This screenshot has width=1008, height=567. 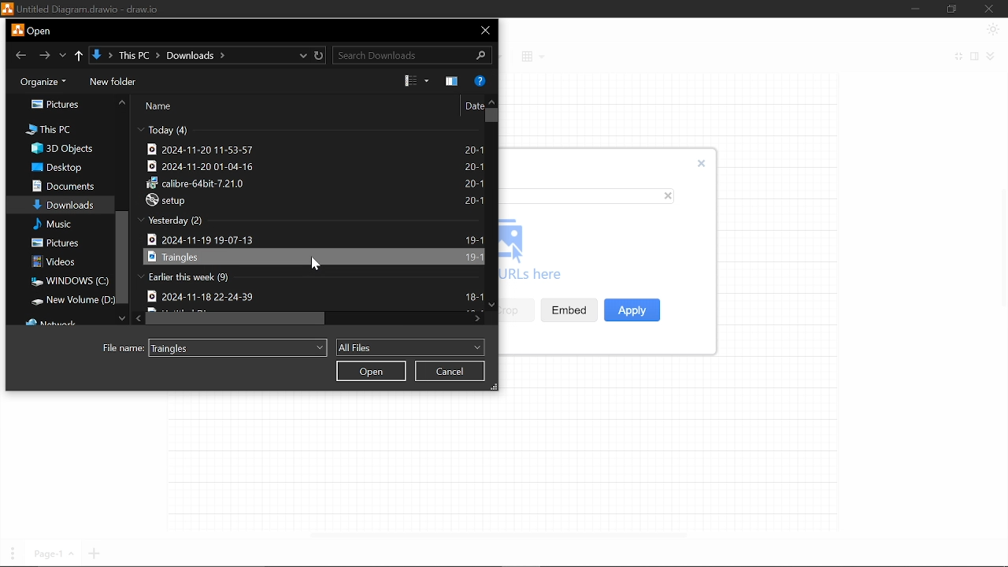 I want to click on Desktop, so click(x=58, y=167).